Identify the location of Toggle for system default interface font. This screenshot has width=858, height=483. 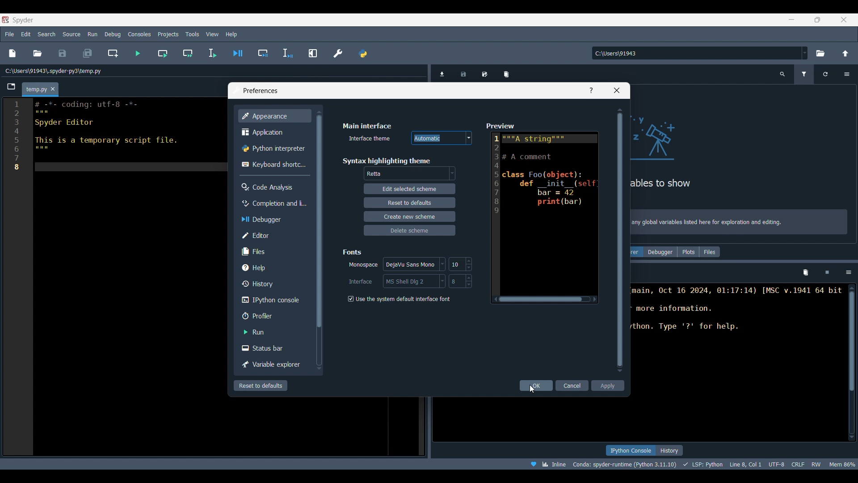
(398, 299).